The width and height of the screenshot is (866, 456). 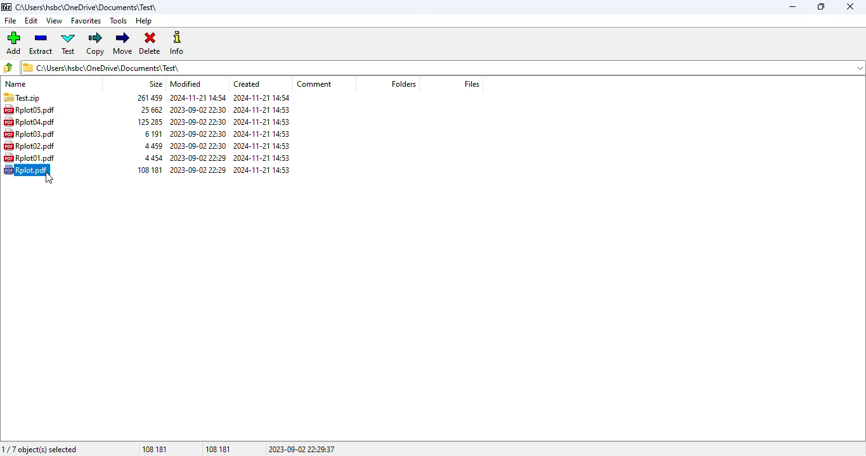 I want to click on 4454, so click(x=145, y=156).